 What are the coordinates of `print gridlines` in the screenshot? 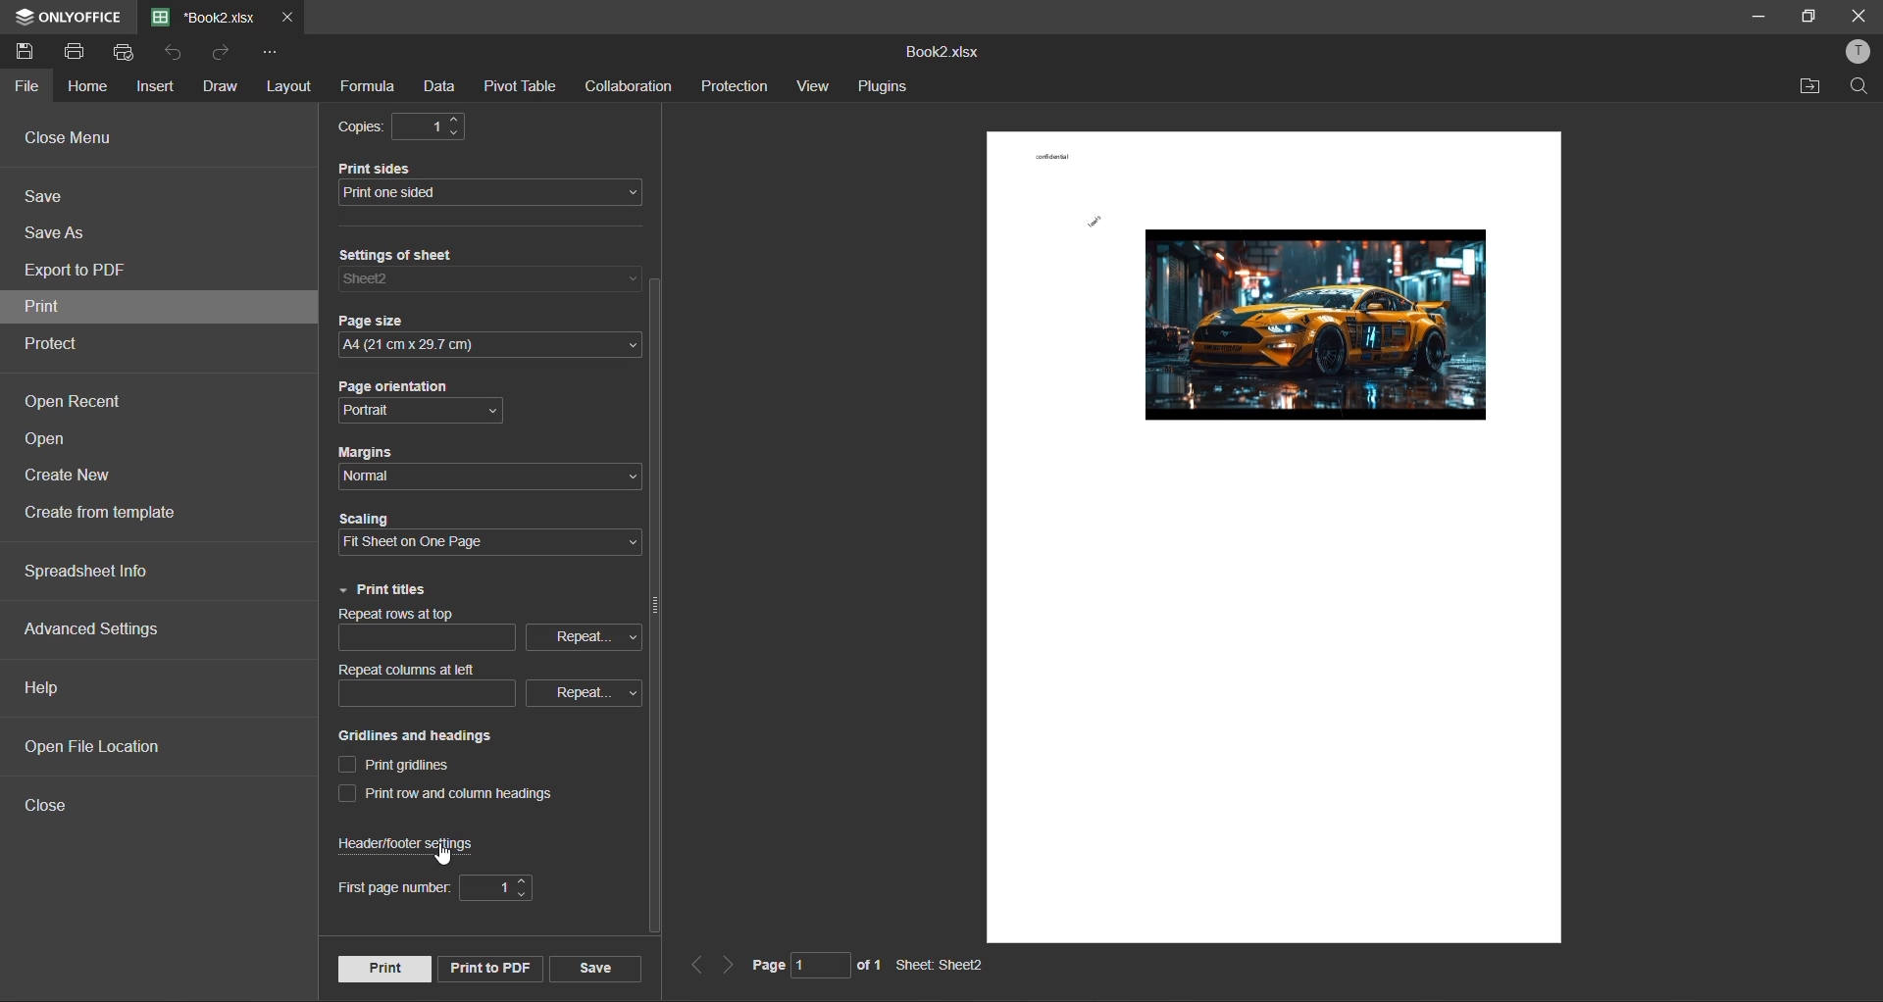 It's located at (396, 767).